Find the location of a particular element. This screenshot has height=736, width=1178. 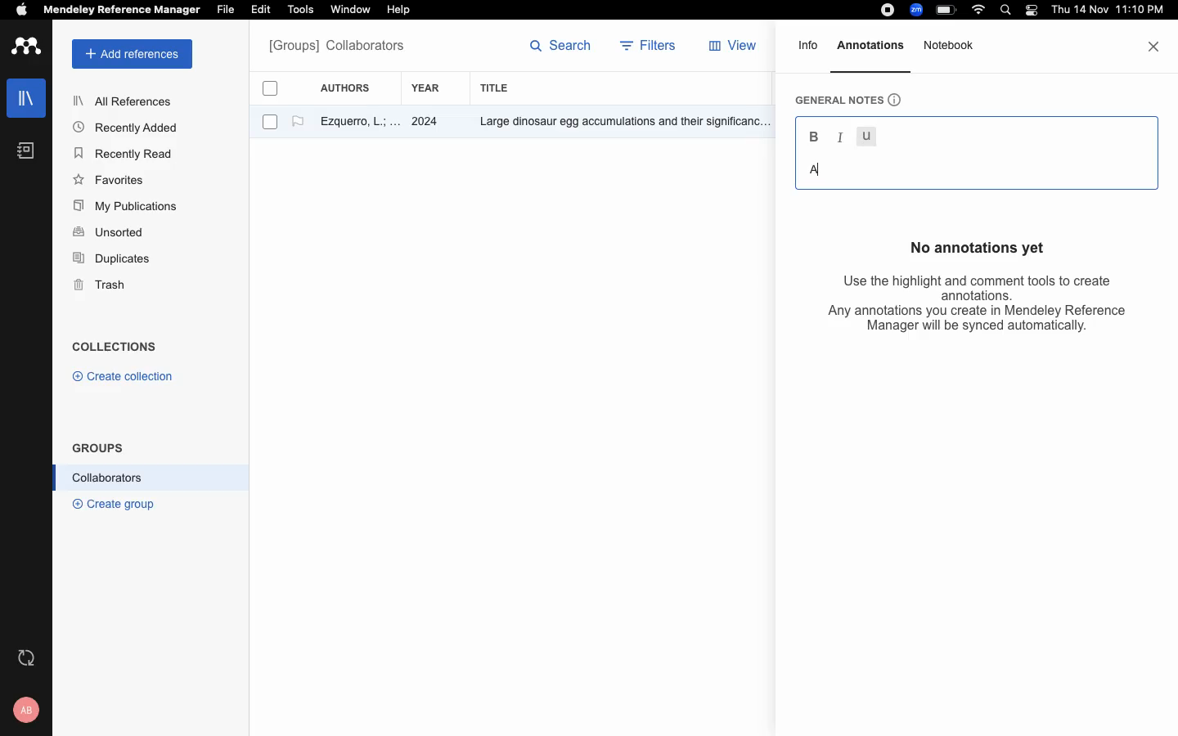

checkboxes is located at coordinates (263, 108).